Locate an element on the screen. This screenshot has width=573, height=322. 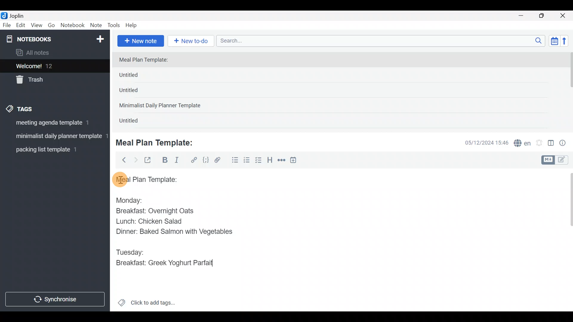
Trash is located at coordinates (51, 80).